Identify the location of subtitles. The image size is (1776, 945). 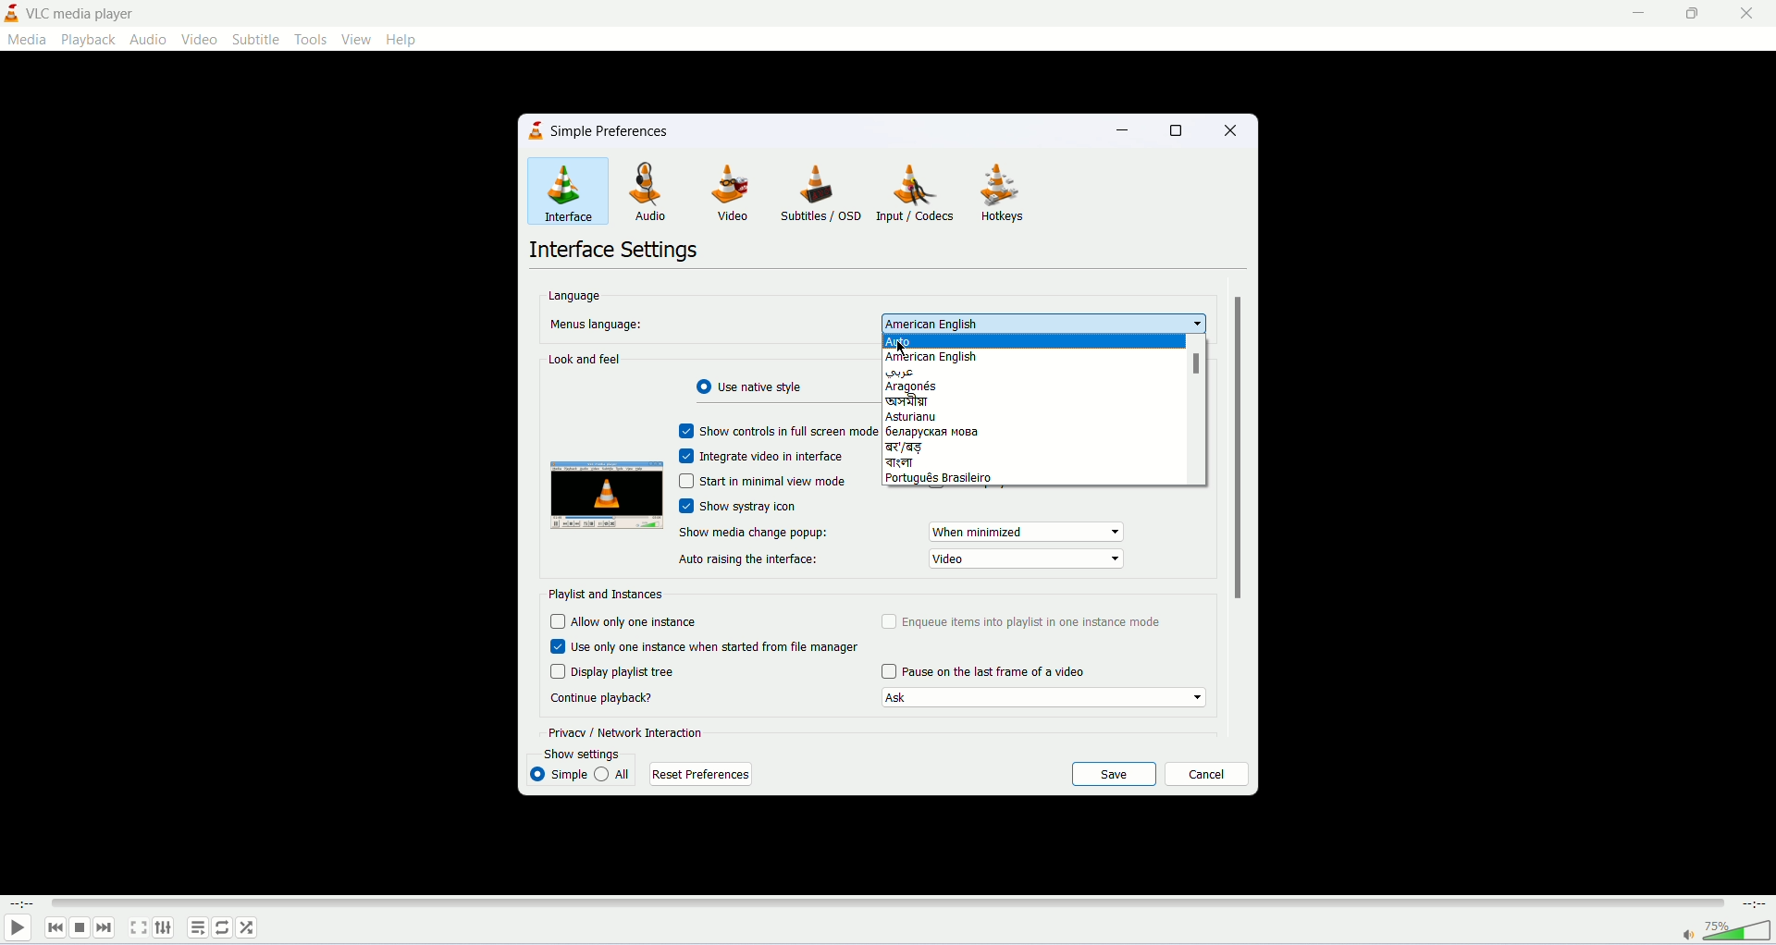
(819, 192).